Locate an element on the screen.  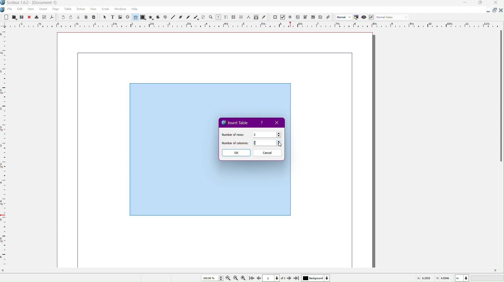
Go to First Page is located at coordinates (253, 278).